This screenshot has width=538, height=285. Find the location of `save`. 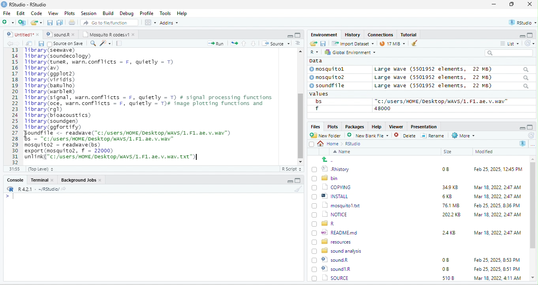

save is located at coordinates (51, 23).